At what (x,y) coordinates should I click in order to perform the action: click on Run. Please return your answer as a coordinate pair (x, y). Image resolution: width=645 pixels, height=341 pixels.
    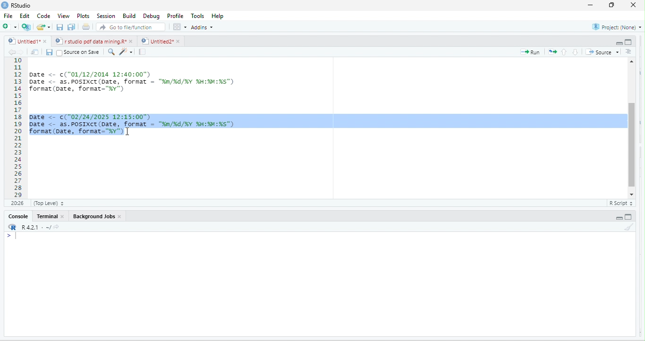
    Looking at the image, I should click on (532, 52).